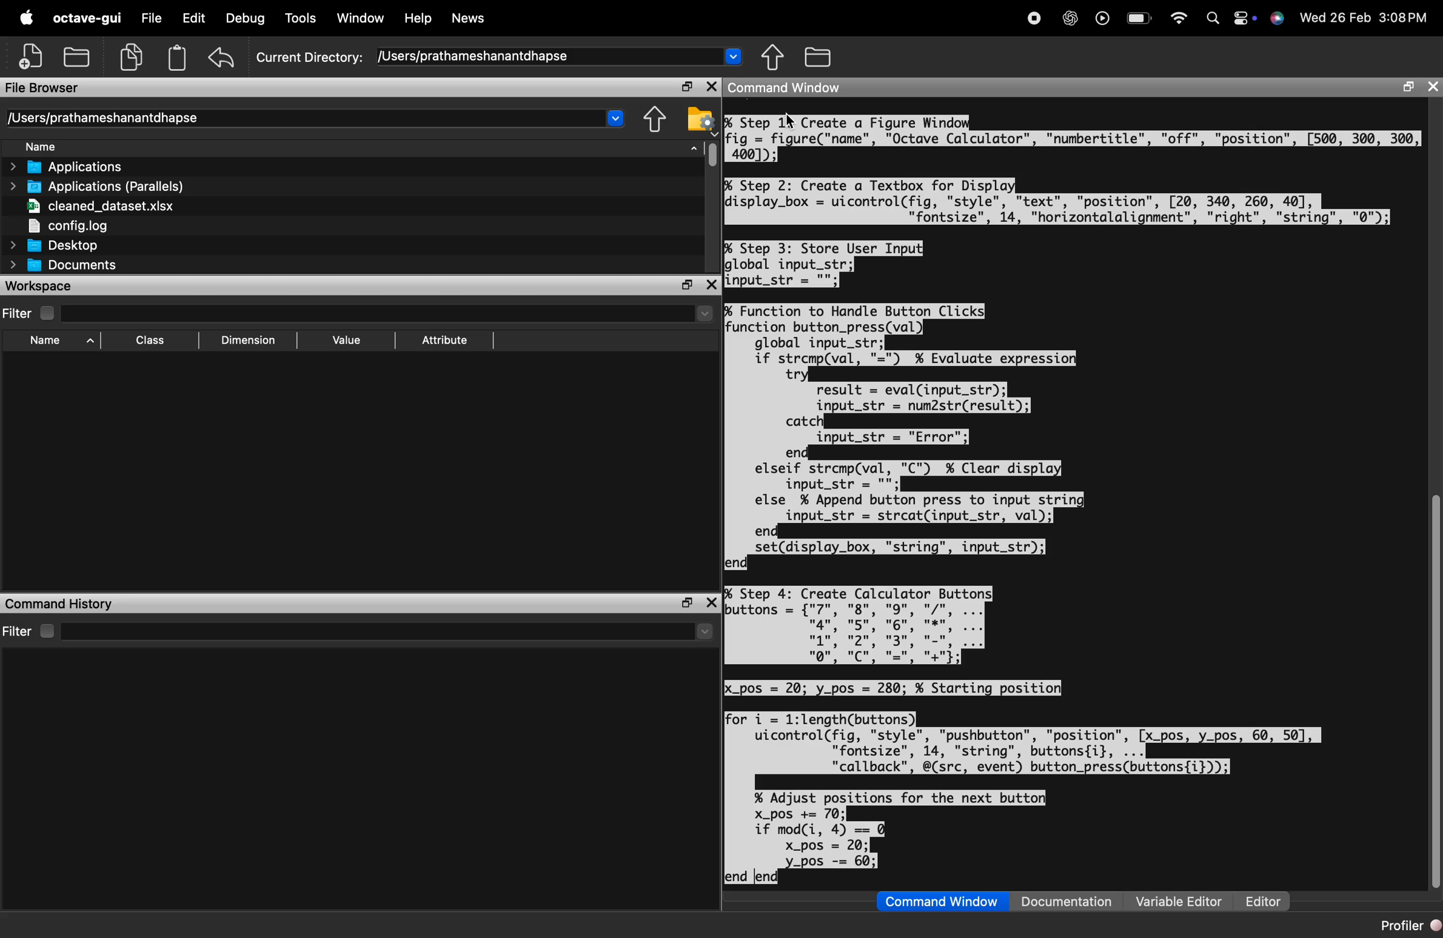  I want to click on undo, so click(222, 58).